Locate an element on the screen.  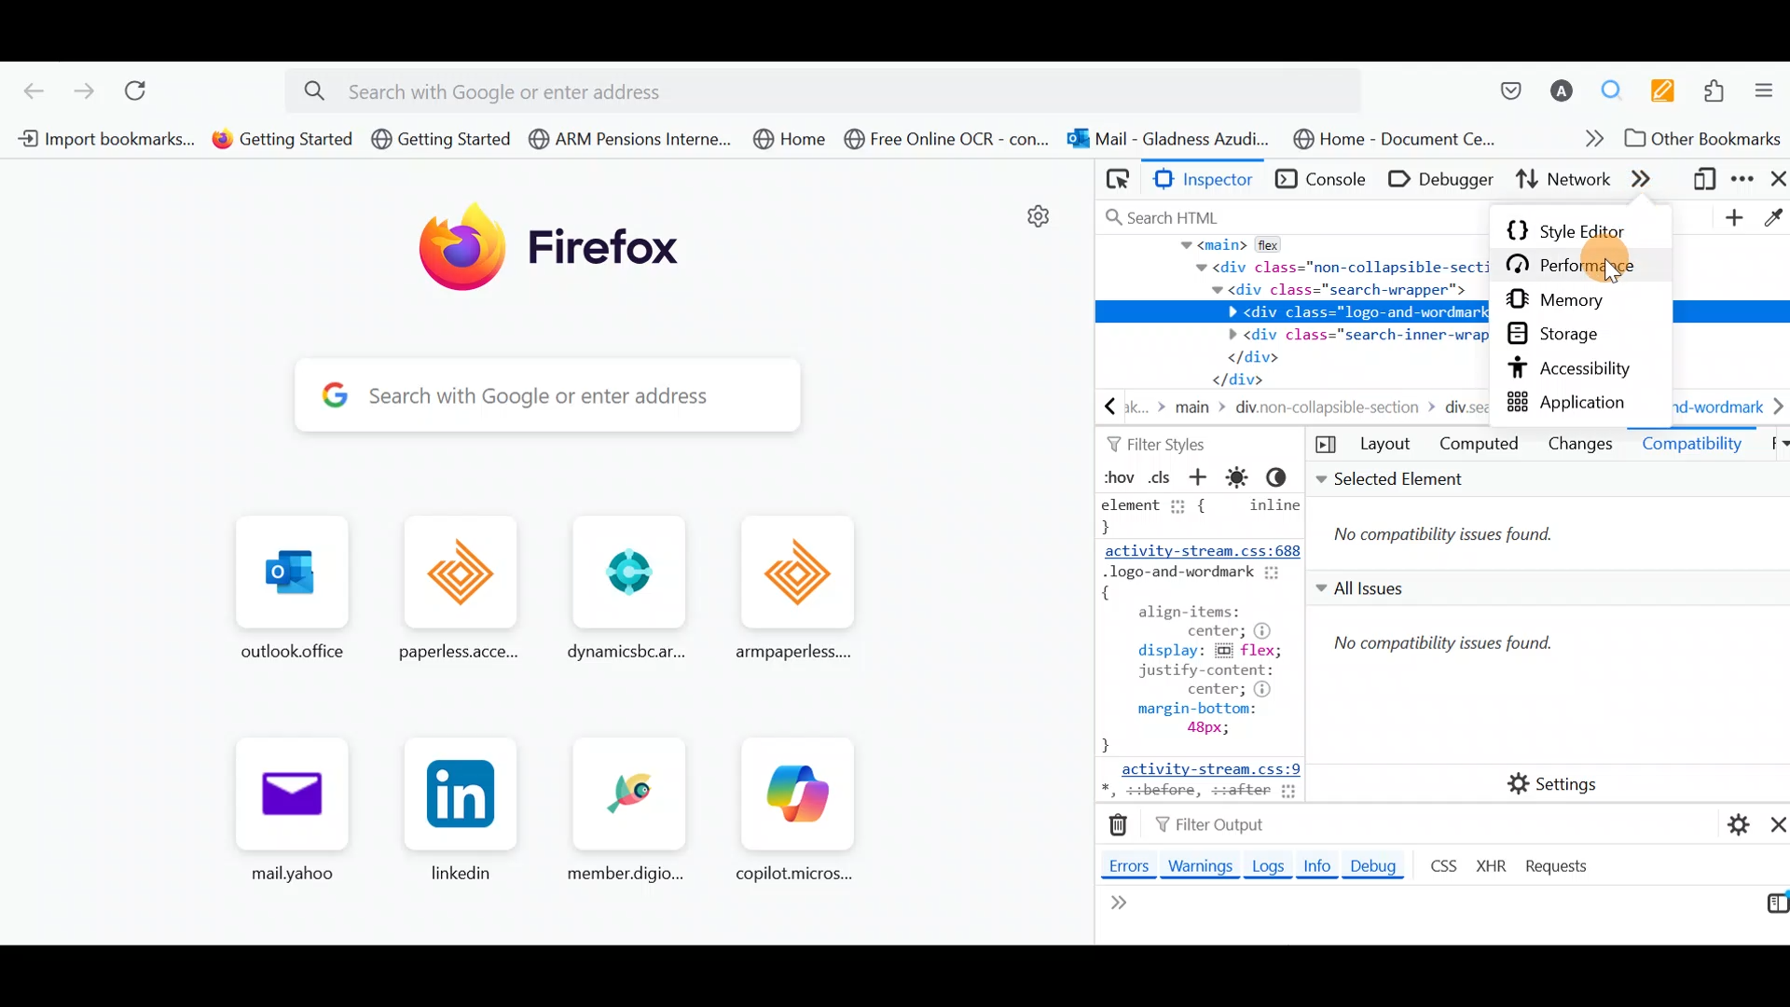
Debug is located at coordinates (1381, 865).